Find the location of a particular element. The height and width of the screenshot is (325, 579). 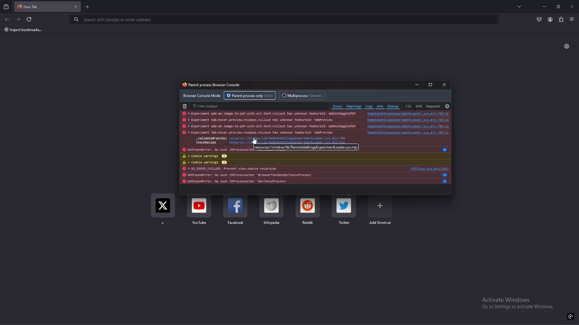

source is located at coordinates (271, 138).